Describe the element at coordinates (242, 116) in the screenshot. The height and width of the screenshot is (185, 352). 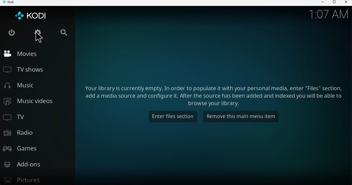
I see `Remove this main menu item` at that location.